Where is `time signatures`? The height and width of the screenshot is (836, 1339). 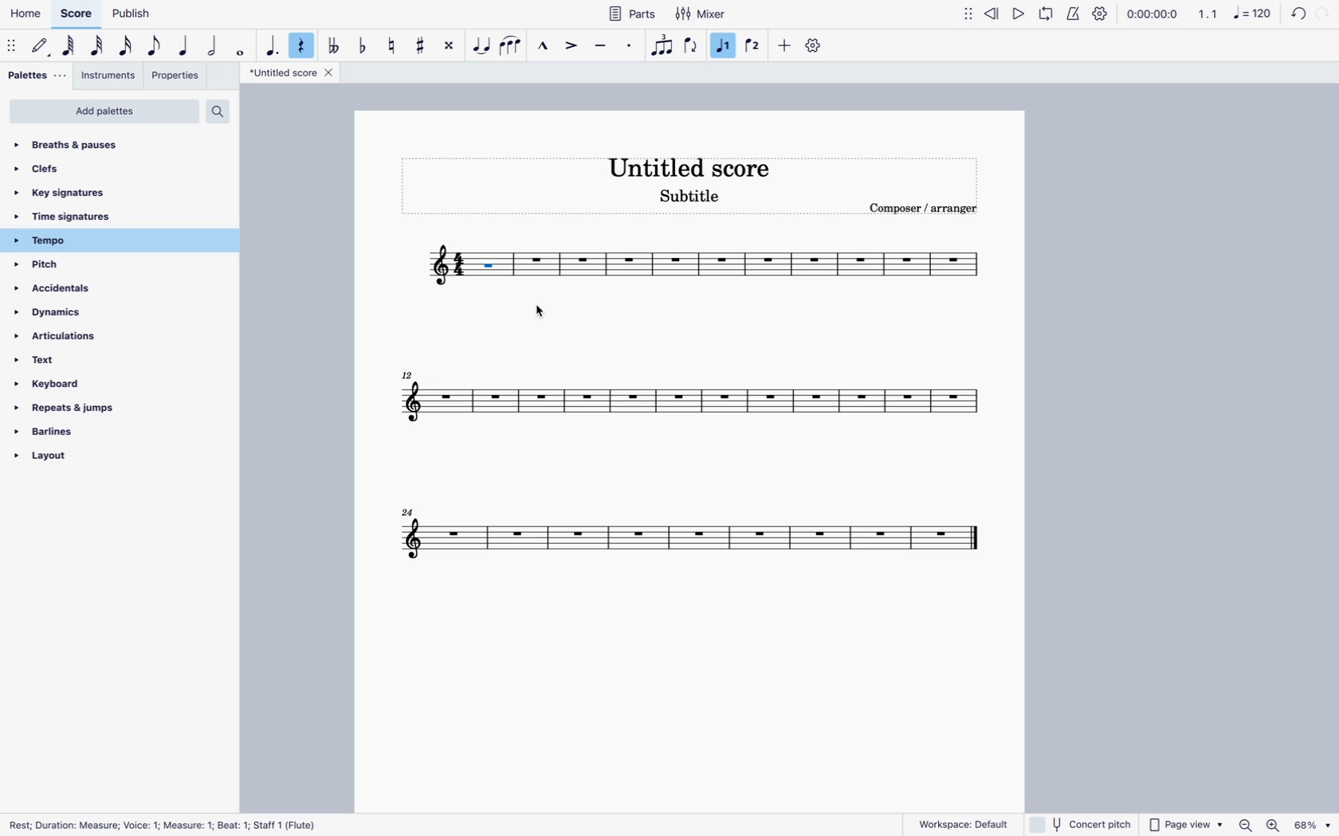 time signatures is located at coordinates (84, 216).